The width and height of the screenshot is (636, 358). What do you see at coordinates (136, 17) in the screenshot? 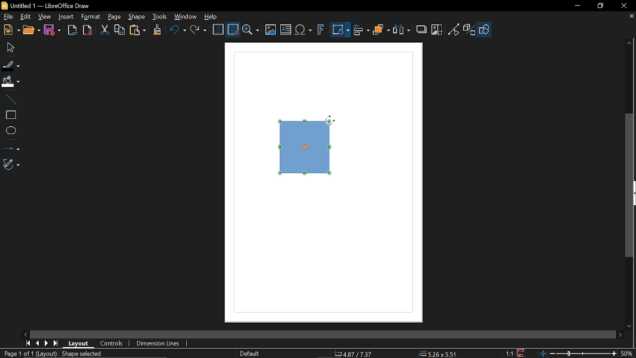
I see `Shape` at bounding box center [136, 17].